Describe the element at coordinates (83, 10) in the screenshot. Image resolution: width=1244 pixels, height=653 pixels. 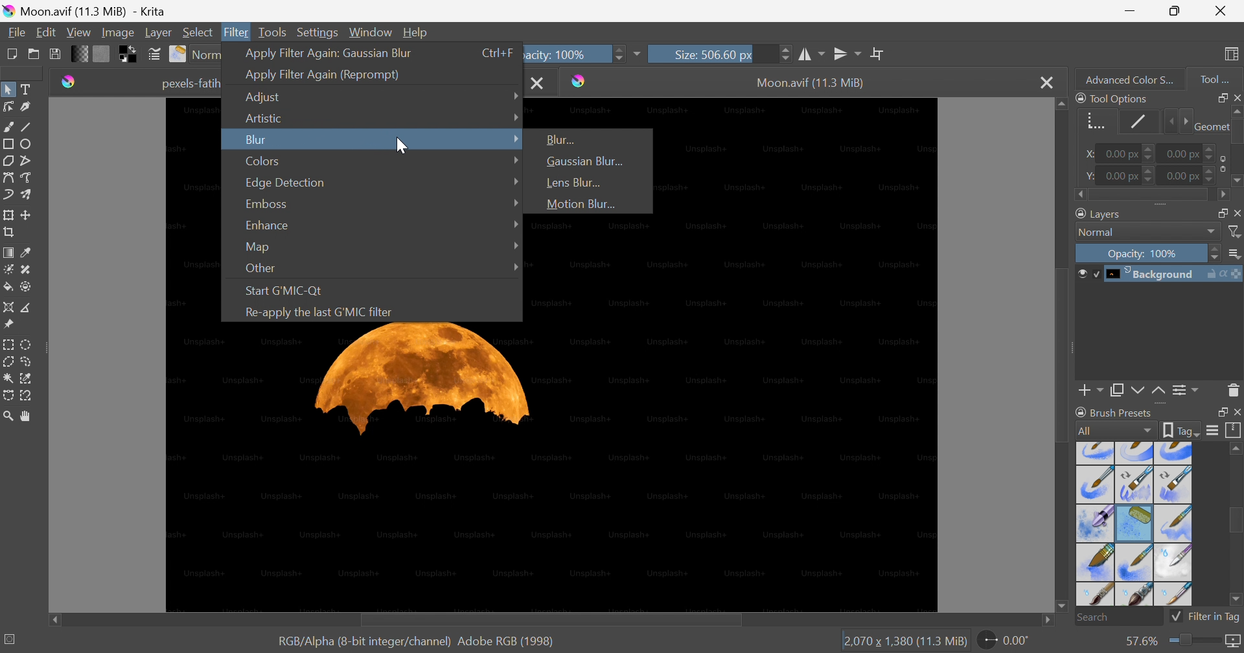
I see `Moon.avif (11.3 MiB - Krita)` at that location.